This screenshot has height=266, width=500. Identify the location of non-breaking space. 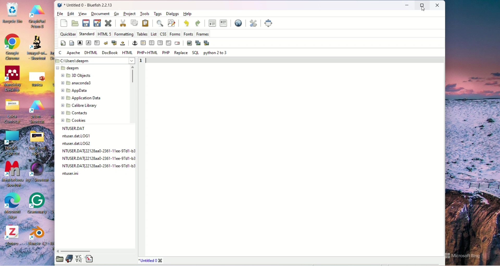
(123, 43).